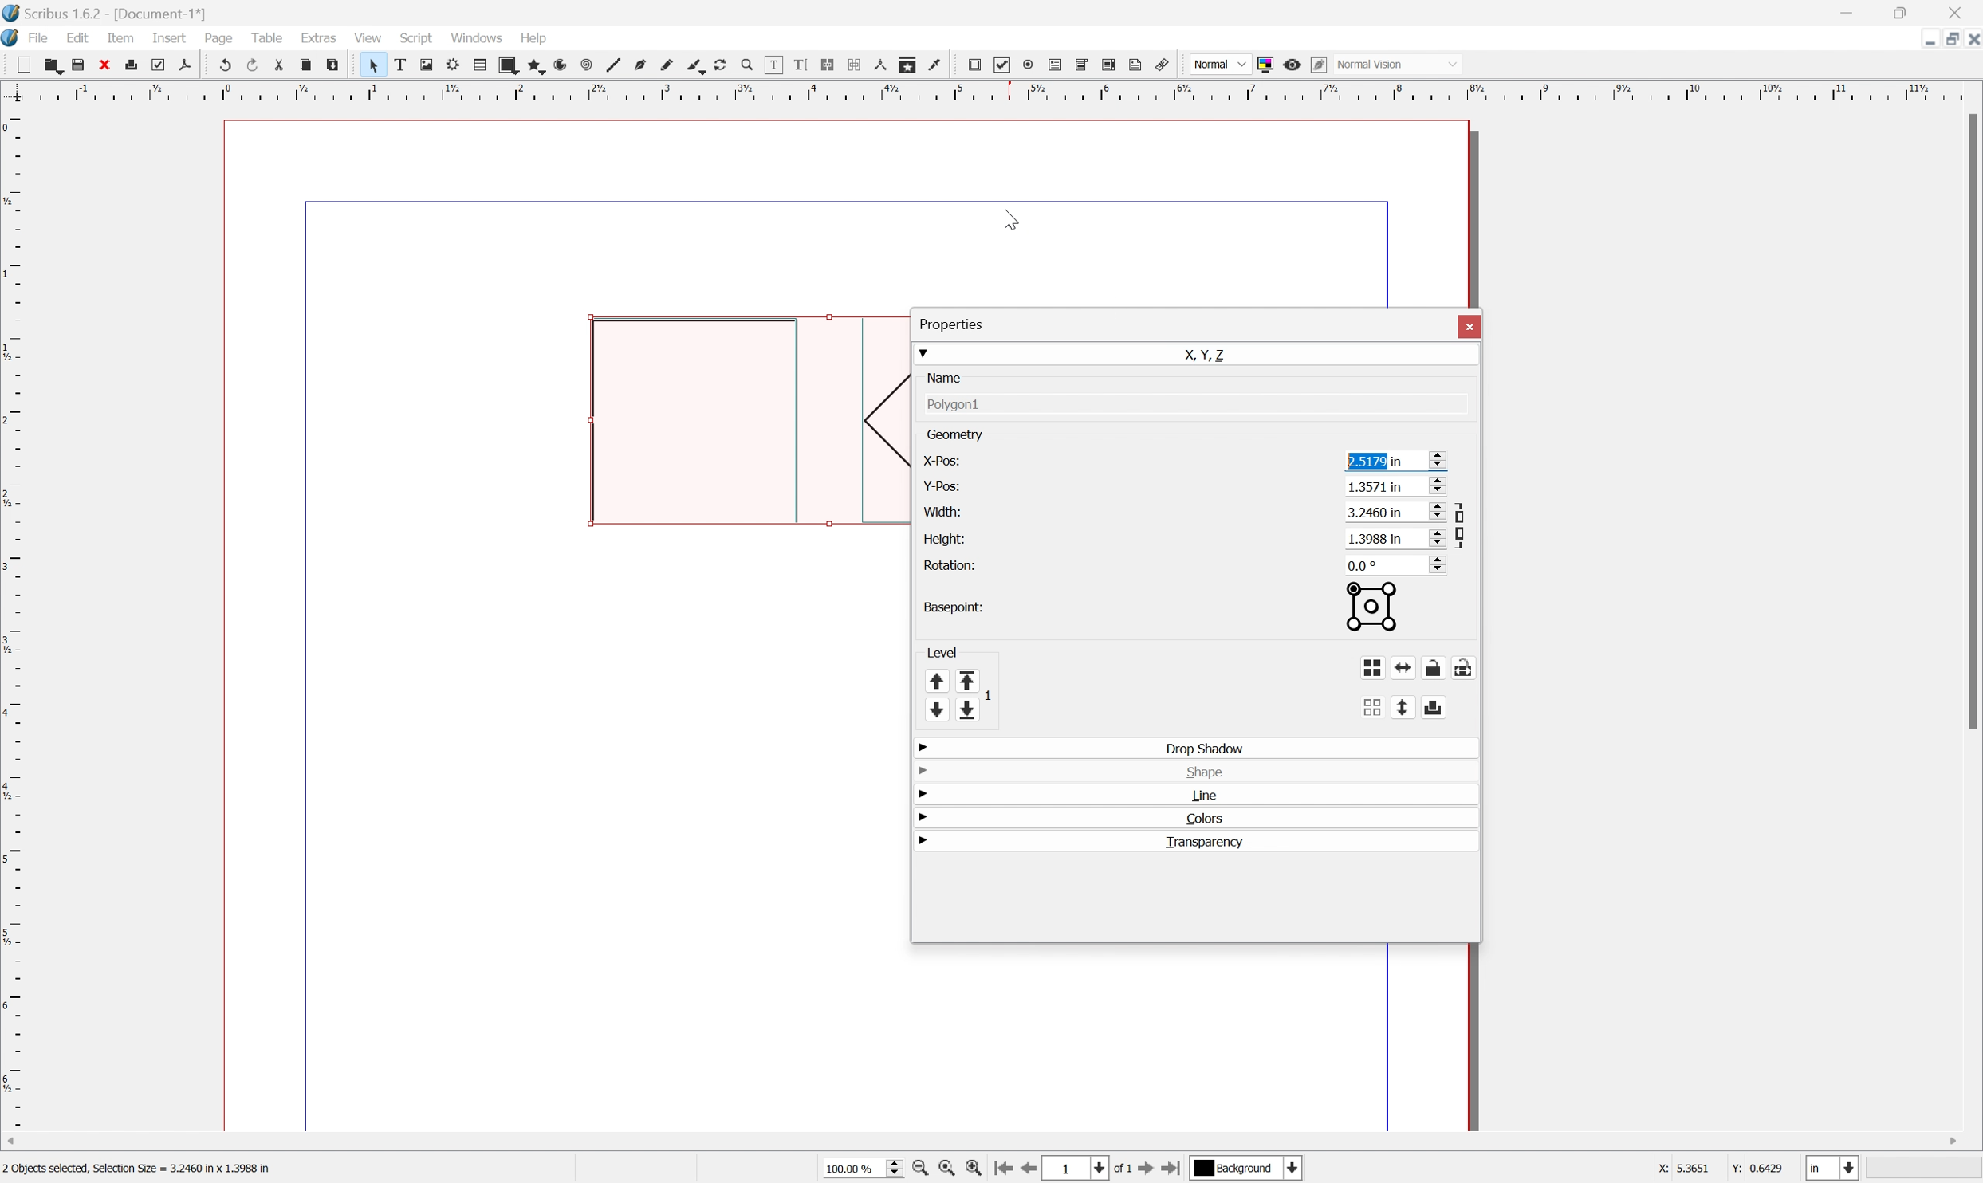 The image size is (1983, 1183). What do you see at coordinates (319, 37) in the screenshot?
I see `extras` at bounding box center [319, 37].